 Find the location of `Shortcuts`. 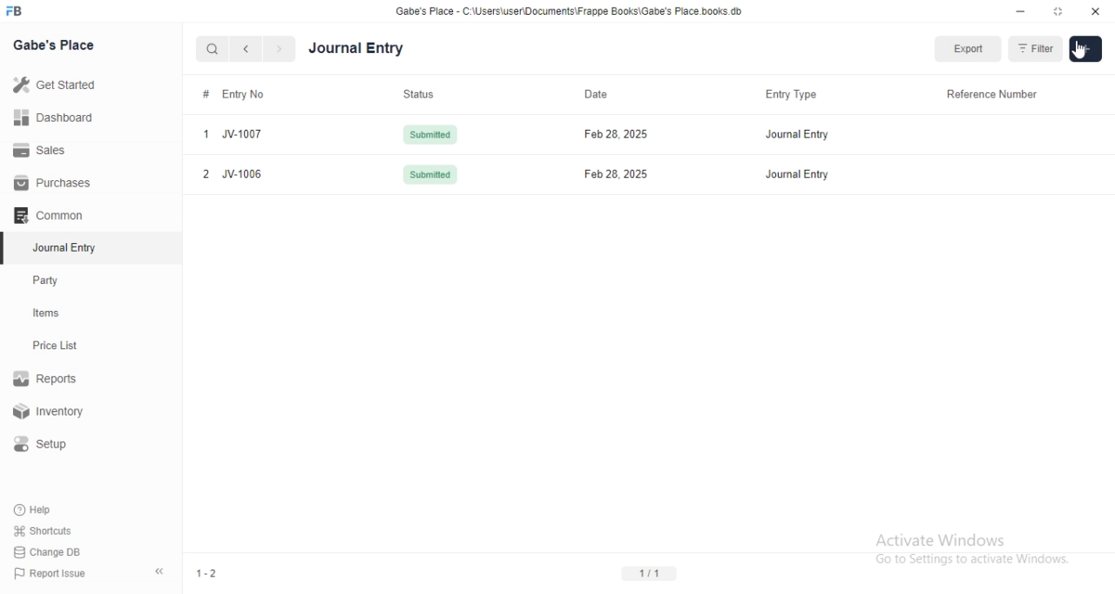

Shortcuts is located at coordinates (43, 530).